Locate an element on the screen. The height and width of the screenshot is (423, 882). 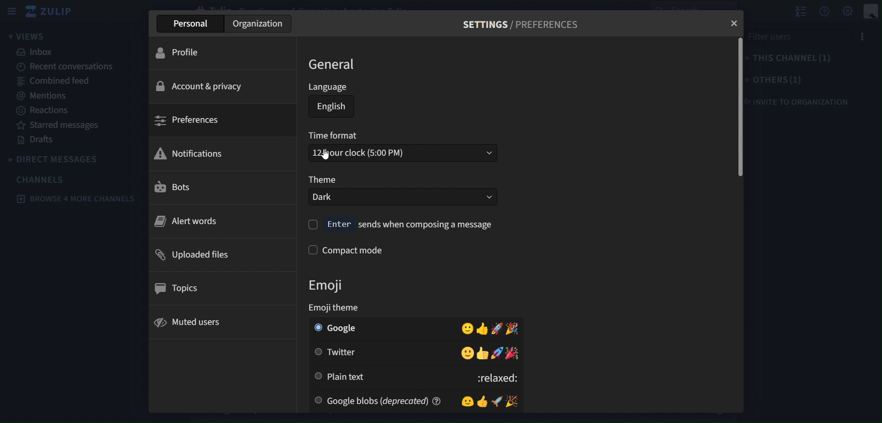
google is located at coordinates (337, 329).